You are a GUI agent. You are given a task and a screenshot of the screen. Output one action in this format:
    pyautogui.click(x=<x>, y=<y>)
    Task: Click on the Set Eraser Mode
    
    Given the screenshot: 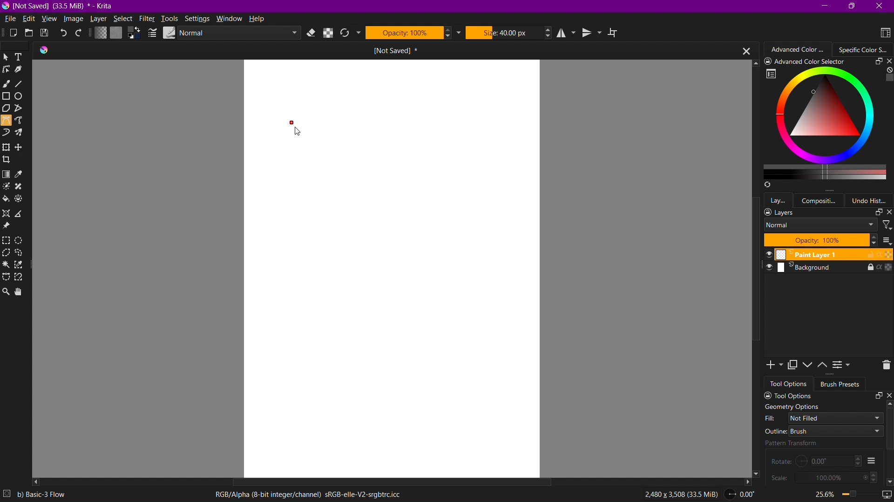 What is the action you would take?
    pyautogui.click(x=312, y=33)
    